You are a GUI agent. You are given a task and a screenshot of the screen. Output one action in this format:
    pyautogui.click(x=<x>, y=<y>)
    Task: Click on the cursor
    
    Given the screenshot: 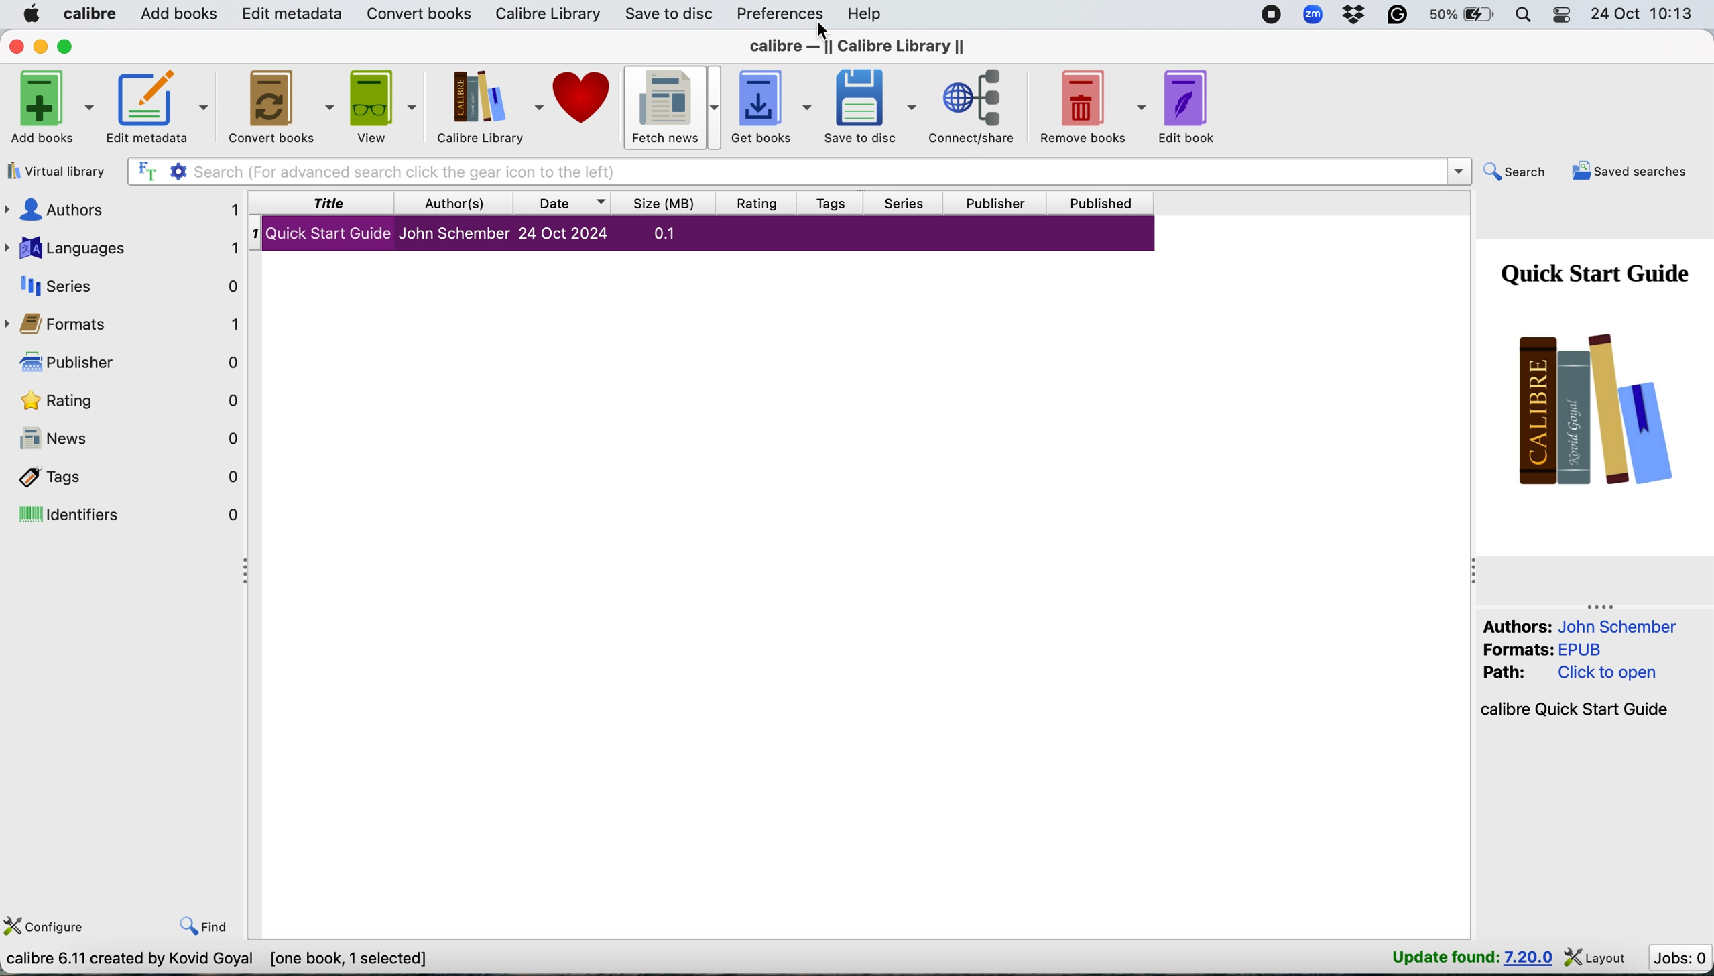 What is the action you would take?
    pyautogui.click(x=815, y=32)
    